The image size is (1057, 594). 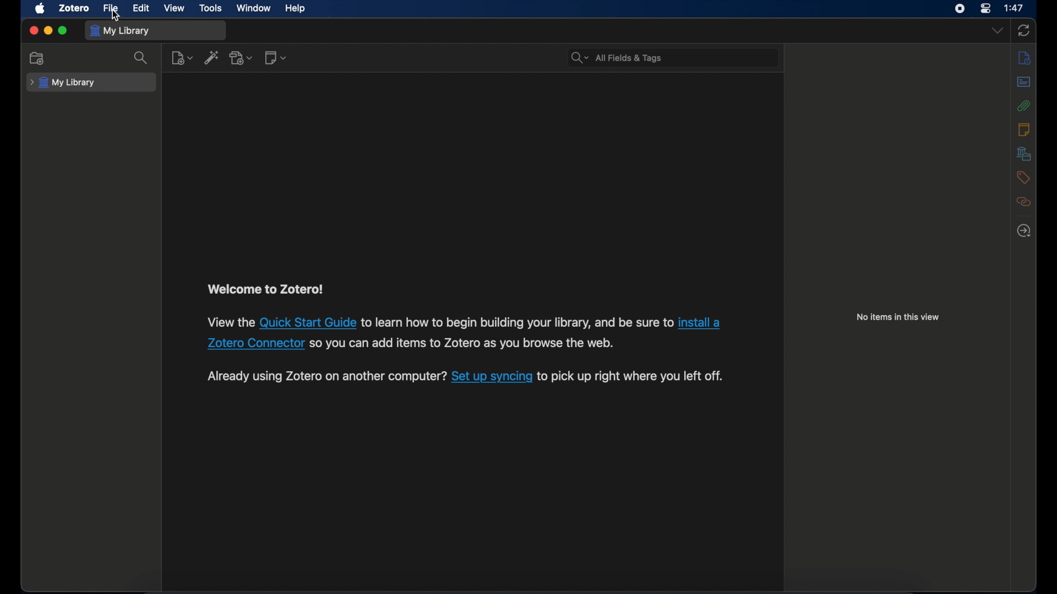 What do you see at coordinates (256, 343) in the screenshot?
I see `` at bounding box center [256, 343].